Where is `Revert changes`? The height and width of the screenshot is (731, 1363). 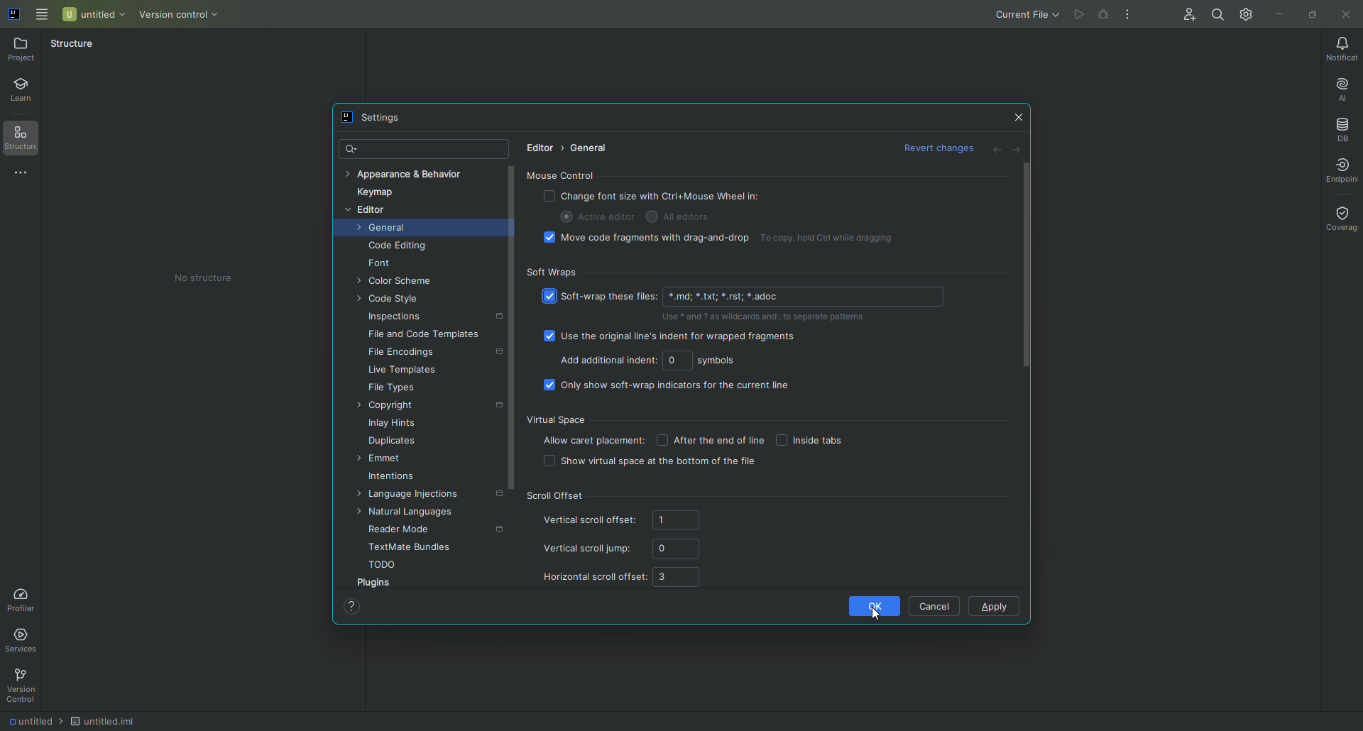
Revert changes is located at coordinates (934, 146).